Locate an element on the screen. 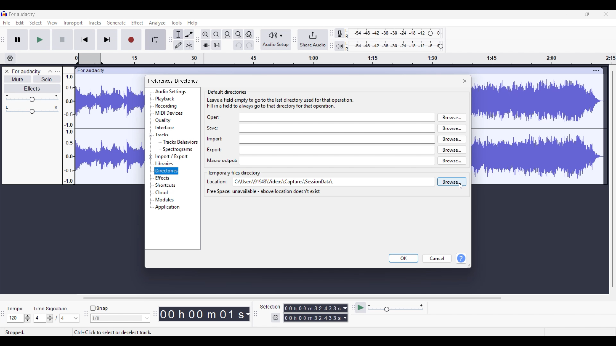 This screenshot has height=346, width=616. Skip/Select to start is located at coordinates (85, 40).